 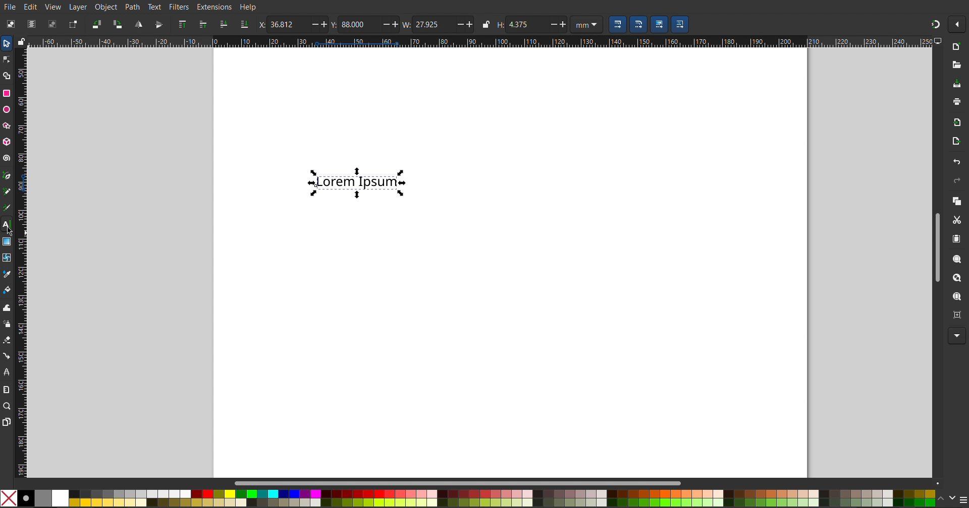 What do you see at coordinates (956, 314) in the screenshot?
I see `Zoom Center Page` at bounding box center [956, 314].